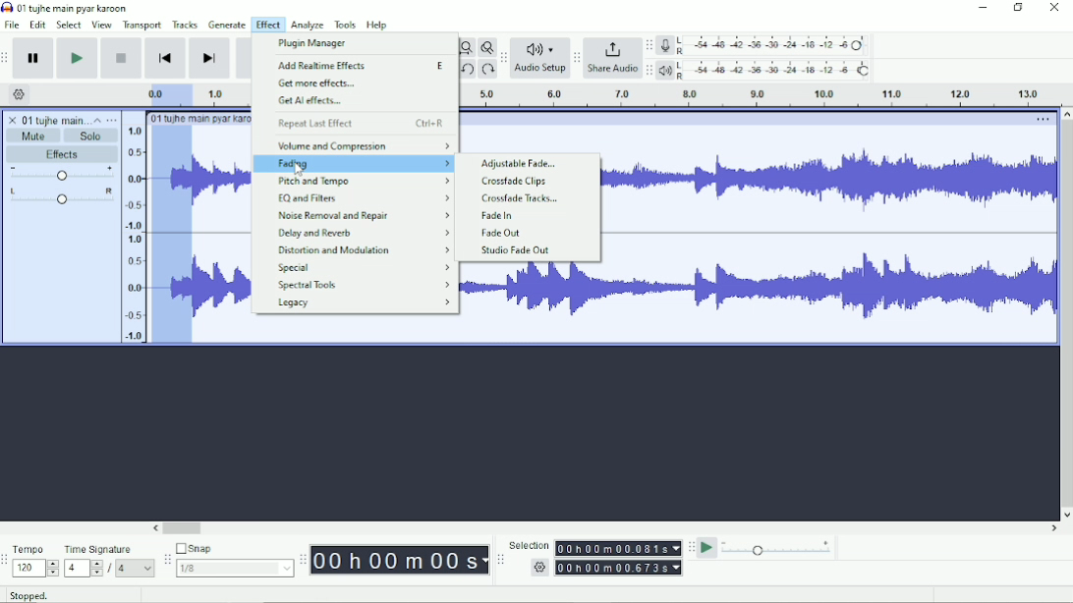 This screenshot has height=603, width=1073. What do you see at coordinates (517, 182) in the screenshot?
I see `Crossfade Clips` at bounding box center [517, 182].